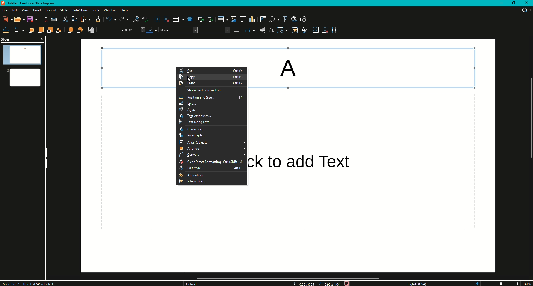  Describe the element at coordinates (110, 10) in the screenshot. I see `Window` at that location.